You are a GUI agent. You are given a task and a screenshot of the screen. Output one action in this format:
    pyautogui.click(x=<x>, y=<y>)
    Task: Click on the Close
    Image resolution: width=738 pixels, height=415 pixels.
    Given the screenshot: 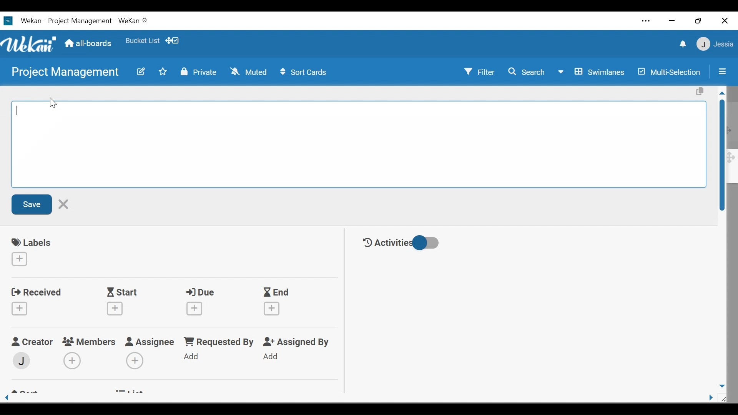 What is the action you would take?
    pyautogui.click(x=723, y=20)
    